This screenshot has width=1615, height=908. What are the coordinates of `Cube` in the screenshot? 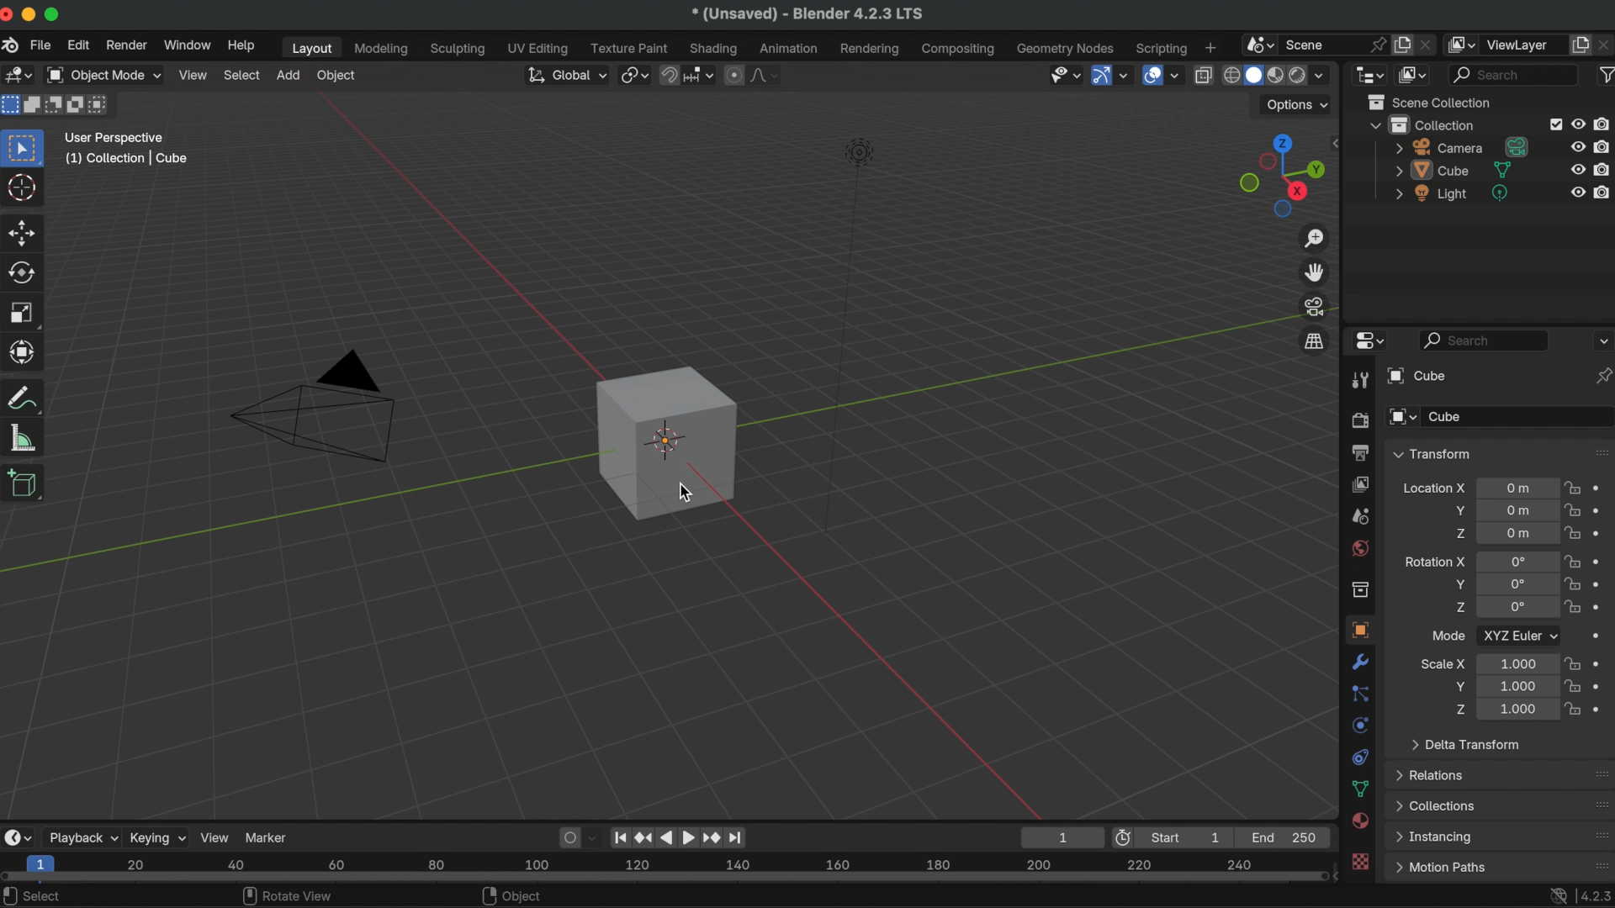 It's located at (1519, 417).